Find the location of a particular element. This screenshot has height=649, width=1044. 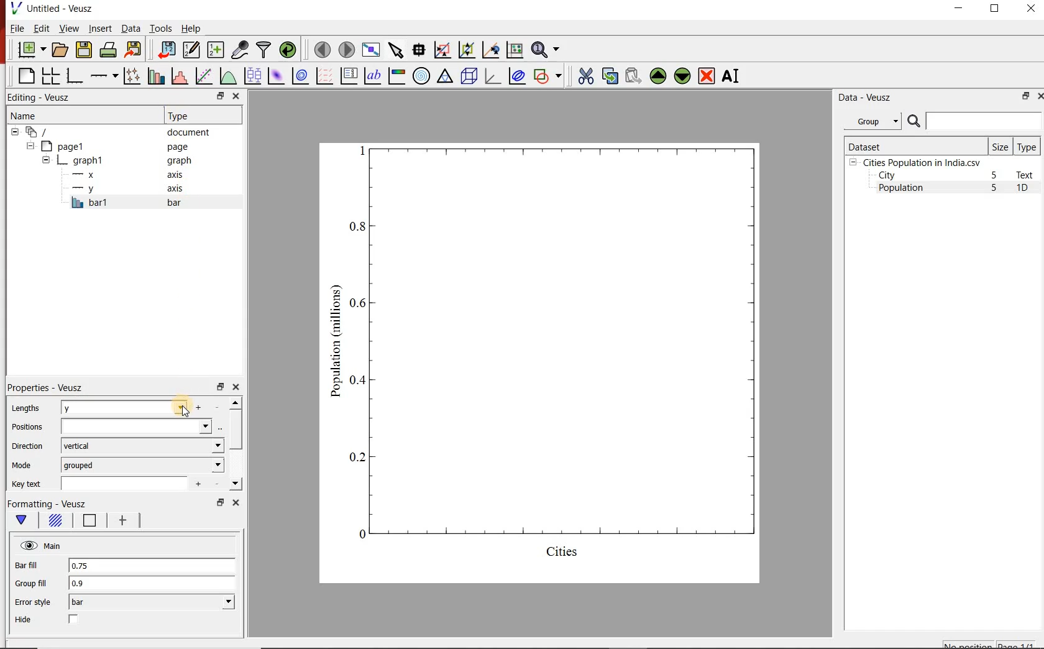

Direction is located at coordinates (26, 446).